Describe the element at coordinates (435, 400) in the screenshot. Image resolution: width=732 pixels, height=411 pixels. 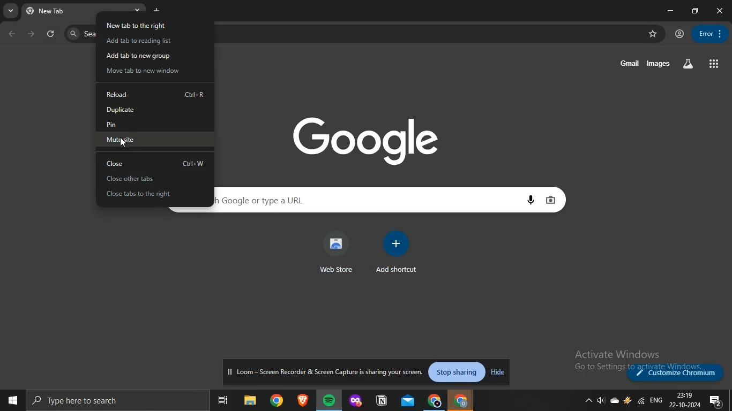
I see `google chrome` at that location.